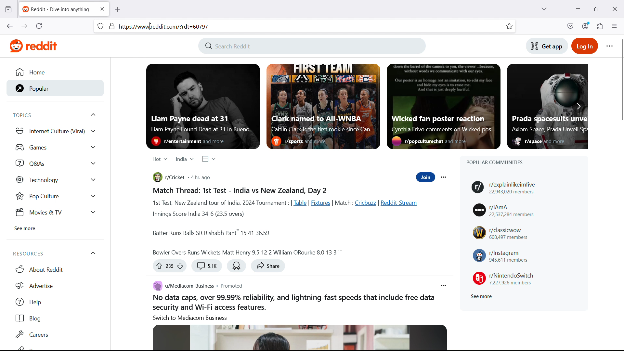 The width and height of the screenshot is (624, 351). What do you see at coordinates (443, 106) in the screenshot?
I see `Featured post 3` at bounding box center [443, 106].